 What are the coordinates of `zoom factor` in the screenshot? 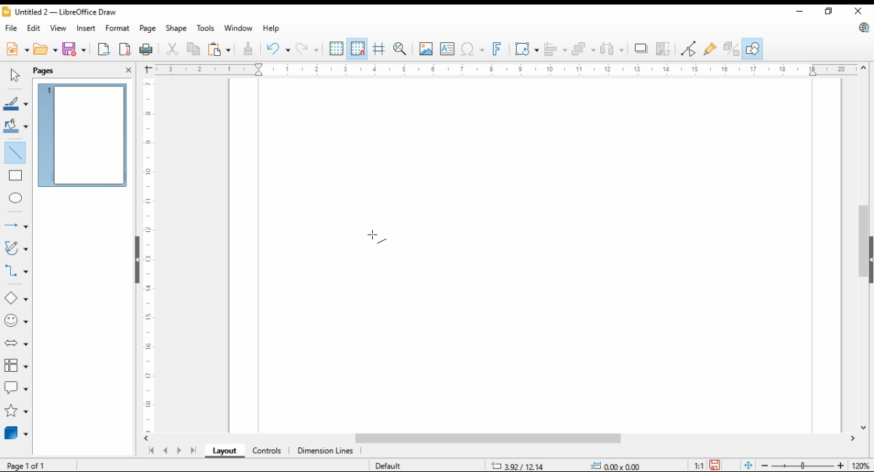 It's located at (862, 466).